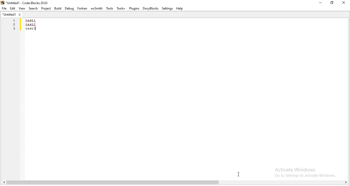 This screenshot has height=186, width=350. I want to click on untitled, so click(12, 14).